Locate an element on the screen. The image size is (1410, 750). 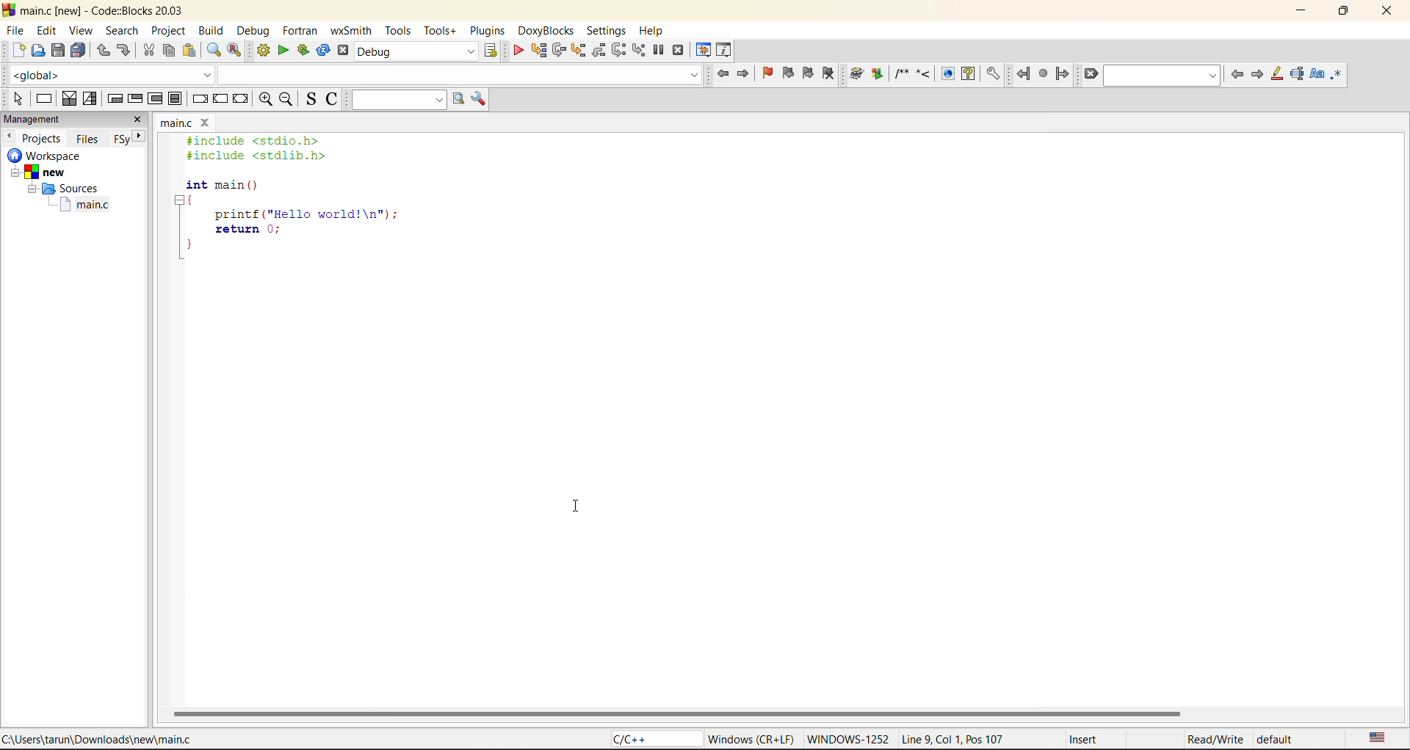
main.c is located at coordinates (174, 123).